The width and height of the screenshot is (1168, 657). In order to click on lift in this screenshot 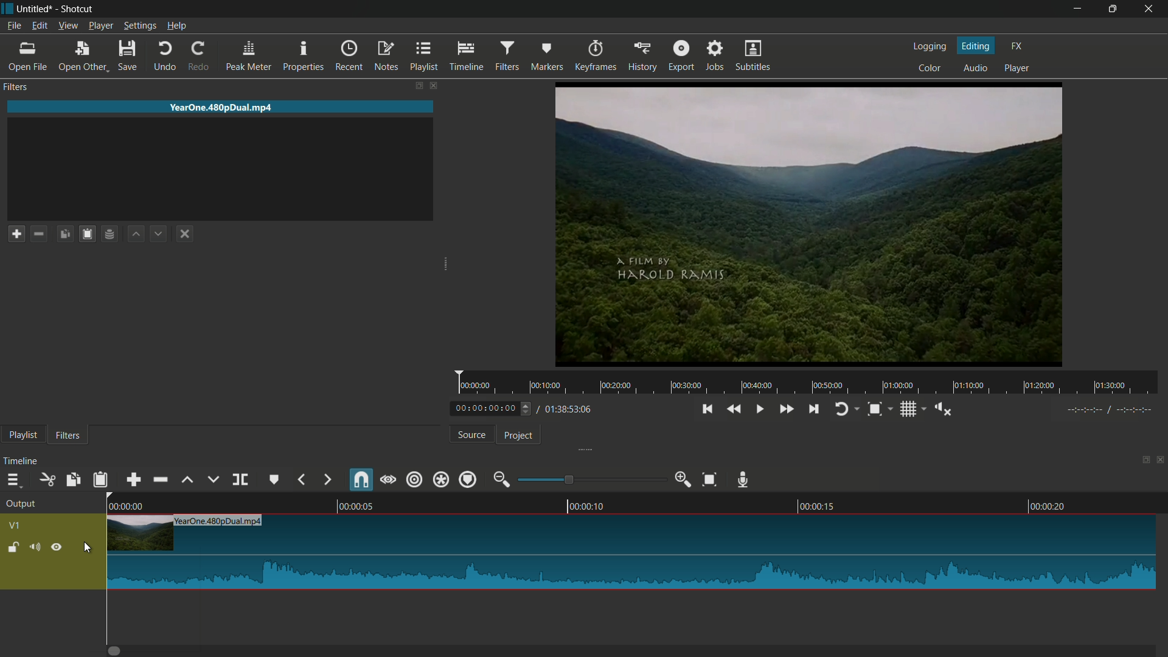, I will do `click(187, 479)`.